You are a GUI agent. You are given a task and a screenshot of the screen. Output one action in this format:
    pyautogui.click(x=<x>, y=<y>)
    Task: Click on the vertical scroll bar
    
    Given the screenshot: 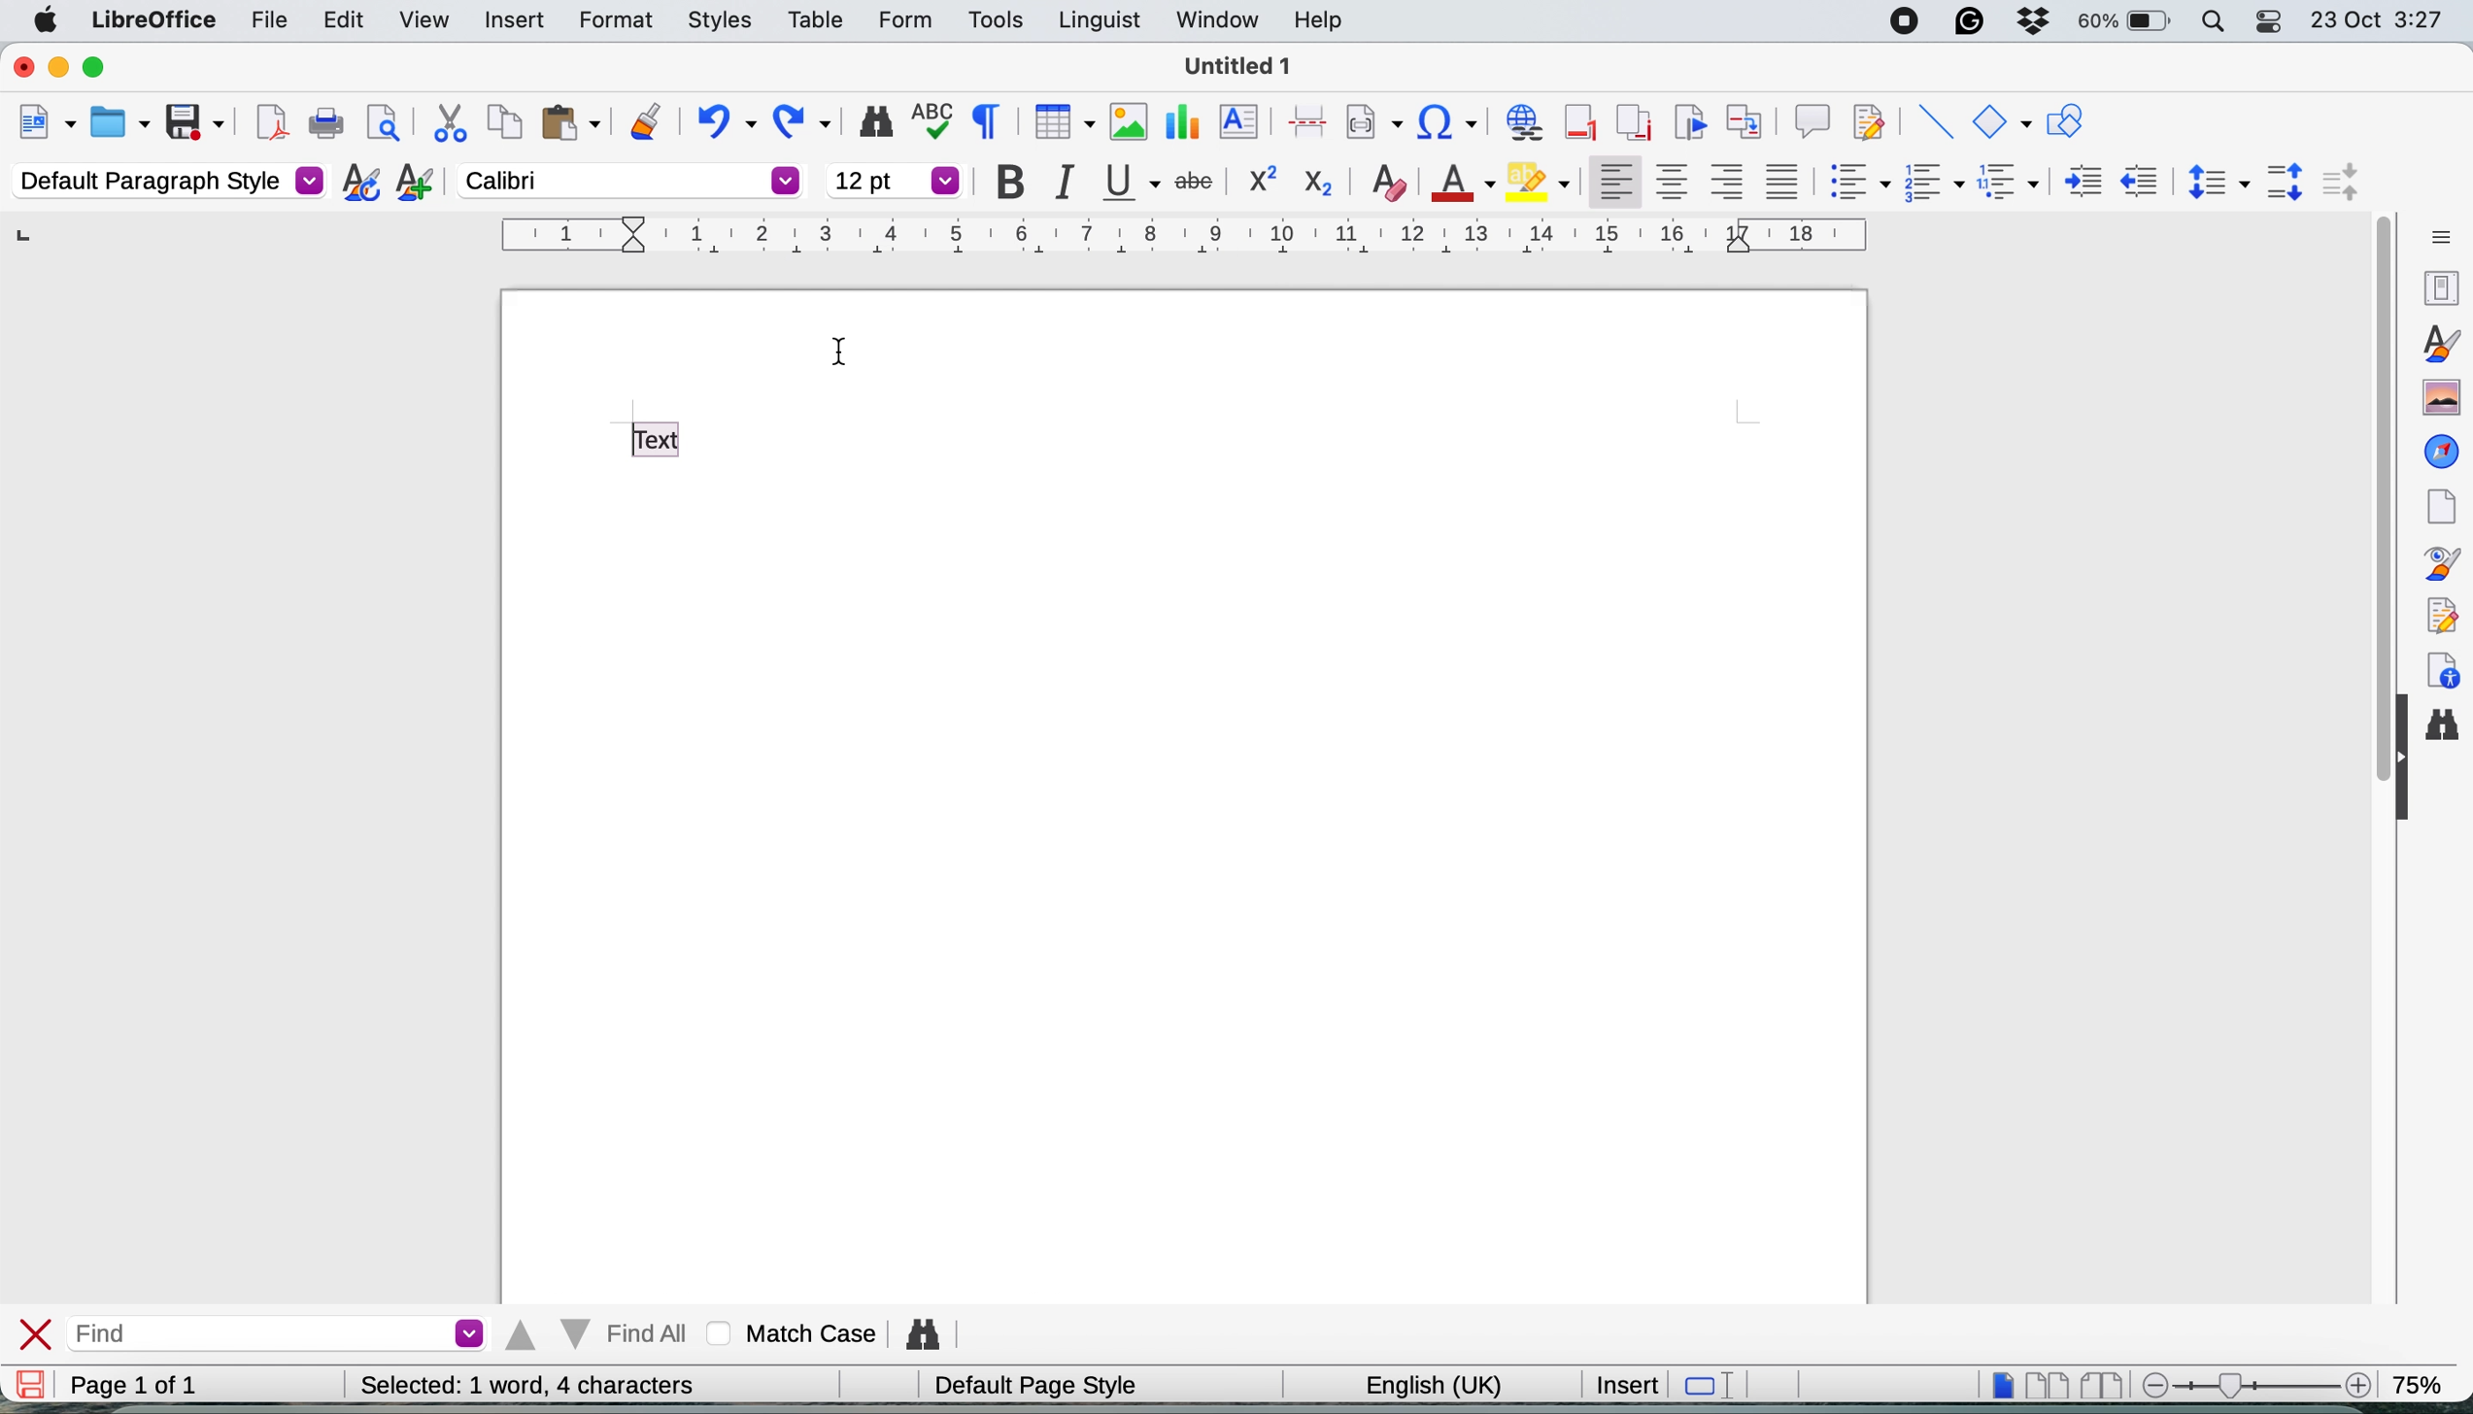 What is the action you would take?
    pyautogui.click(x=2374, y=451)
    